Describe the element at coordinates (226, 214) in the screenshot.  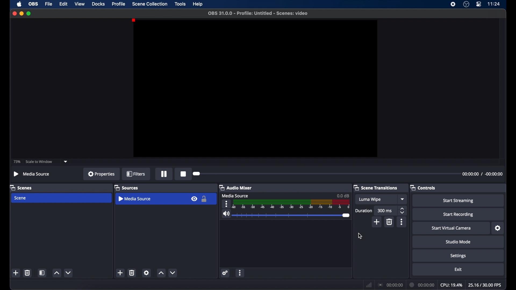
I see `volume` at that location.